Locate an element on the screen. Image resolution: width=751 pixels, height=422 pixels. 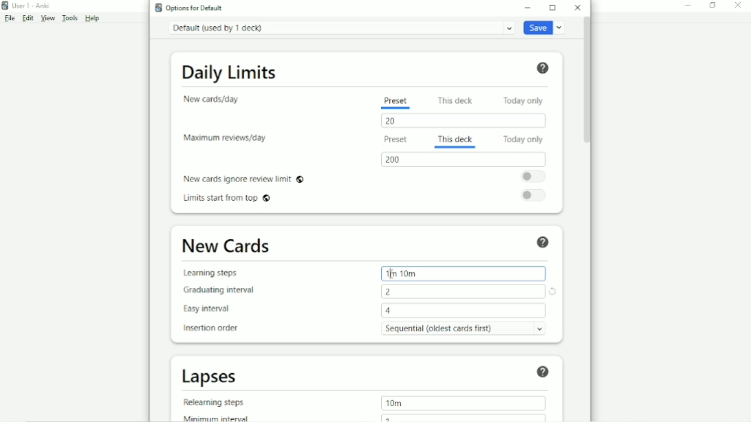
Help is located at coordinates (93, 19).